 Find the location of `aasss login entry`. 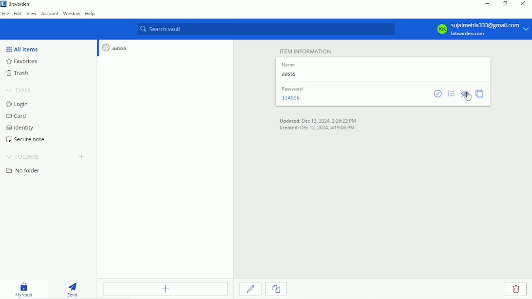

aasss login entry is located at coordinates (114, 49).